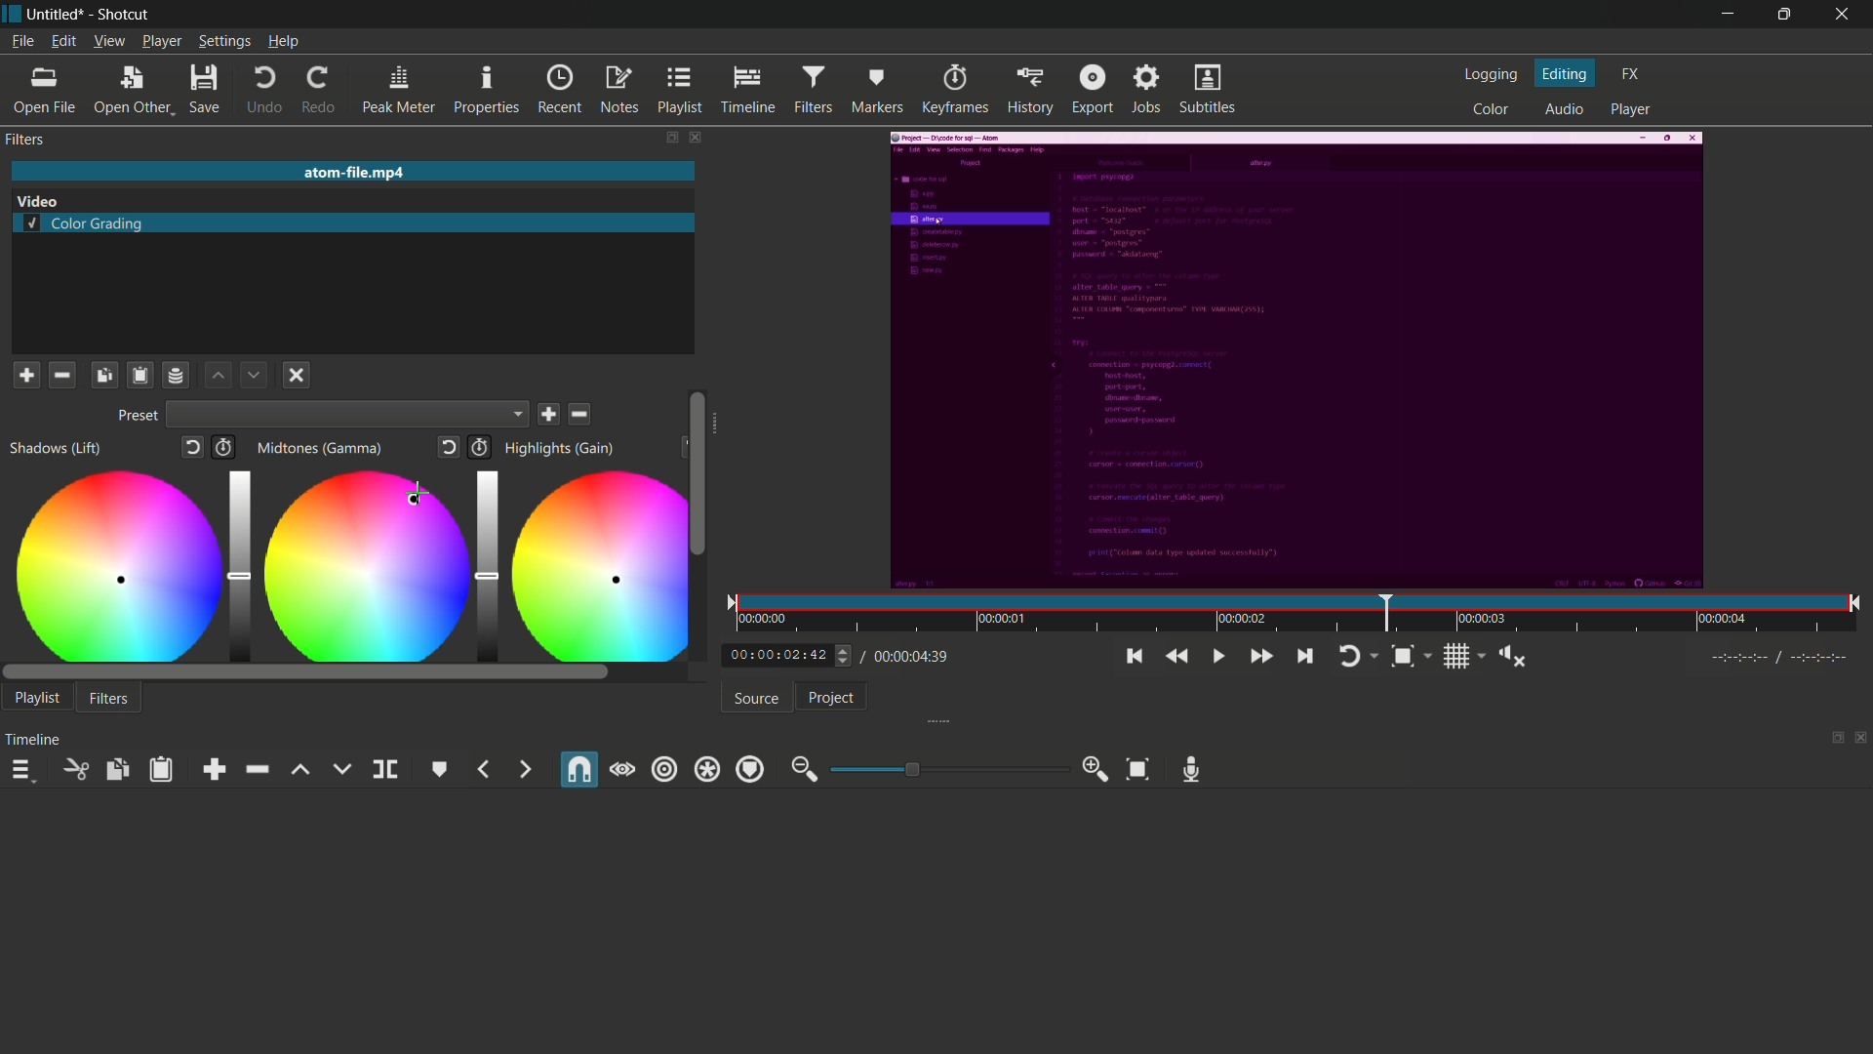 The width and height of the screenshot is (1873, 1054). Describe the element at coordinates (116, 770) in the screenshot. I see `copy` at that location.